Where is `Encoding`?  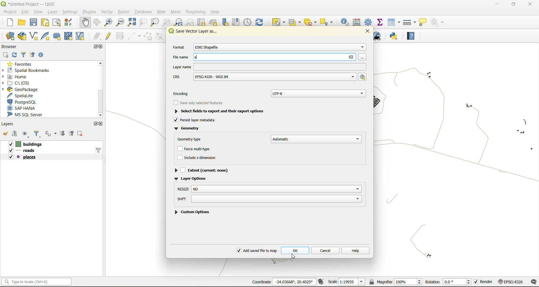
Encoding is located at coordinates (185, 92).